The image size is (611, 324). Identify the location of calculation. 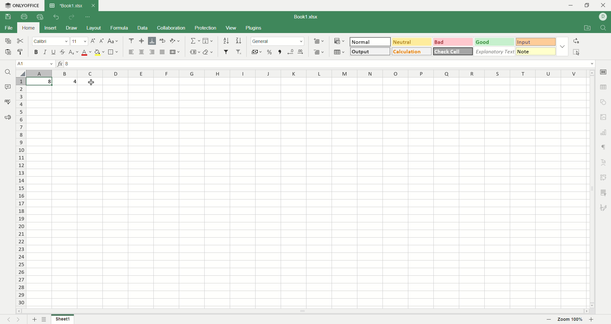
(411, 51).